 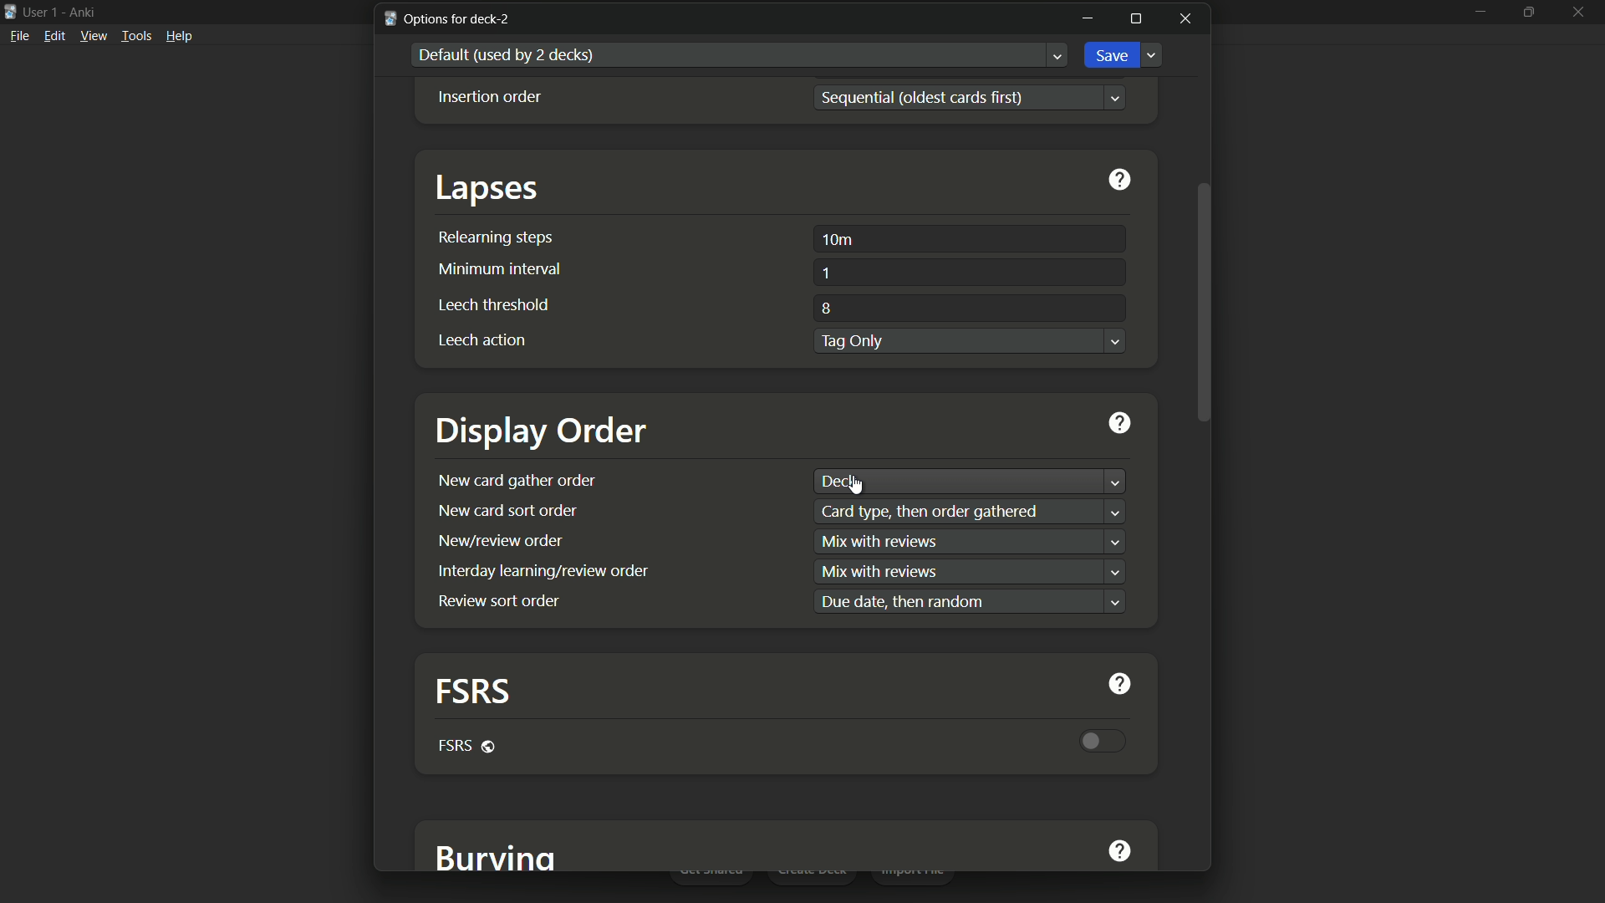 What do you see at coordinates (453, 18) in the screenshot?
I see `options for deck-2` at bounding box center [453, 18].